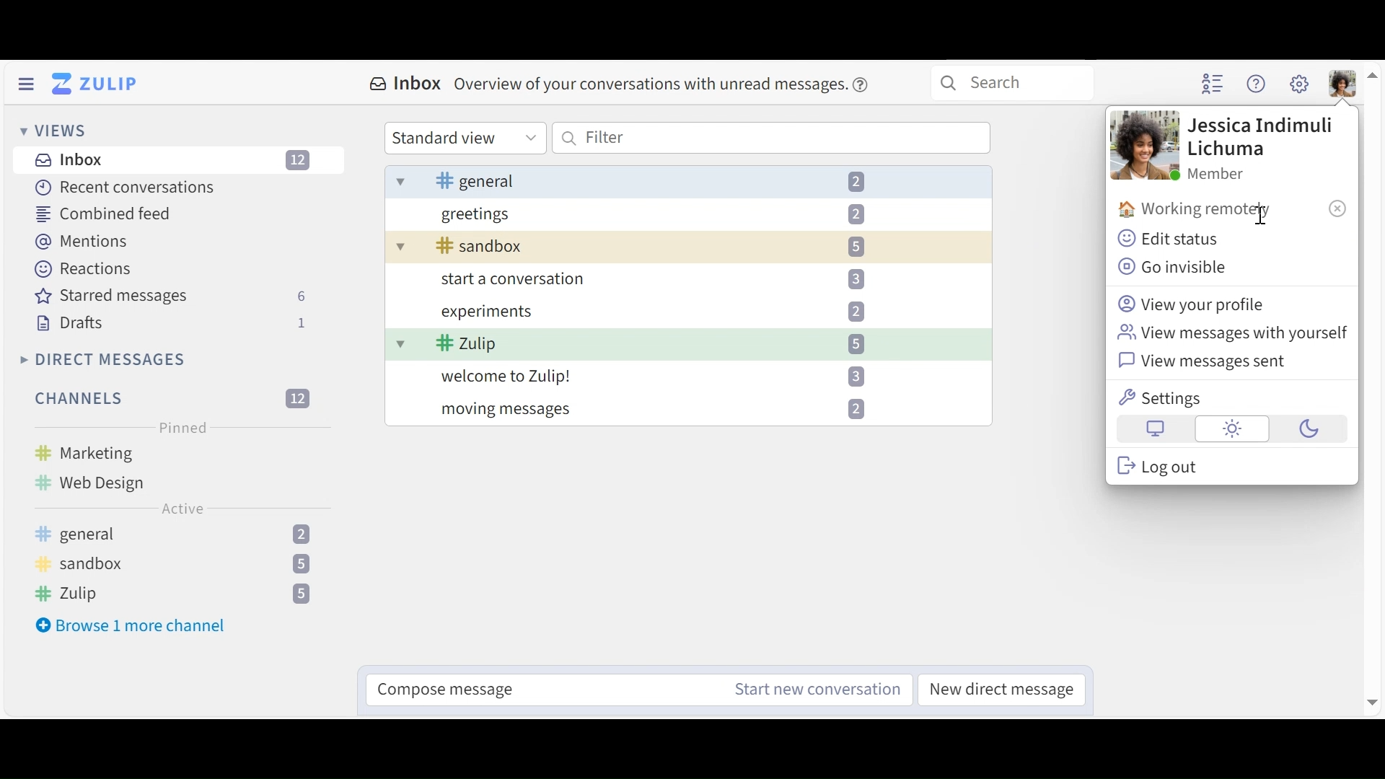 The width and height of the screenshot is (1385, 779). What do you see at coordinates (1025, 79) in the screenshot?
I see `Search` at bounding box center [1025, 79].